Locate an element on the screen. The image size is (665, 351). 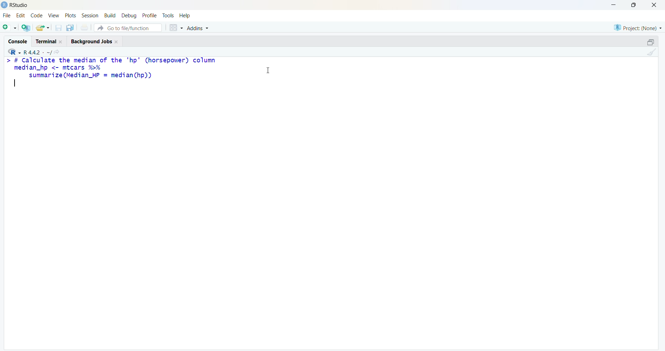
code is located at coordinates (36, 15).